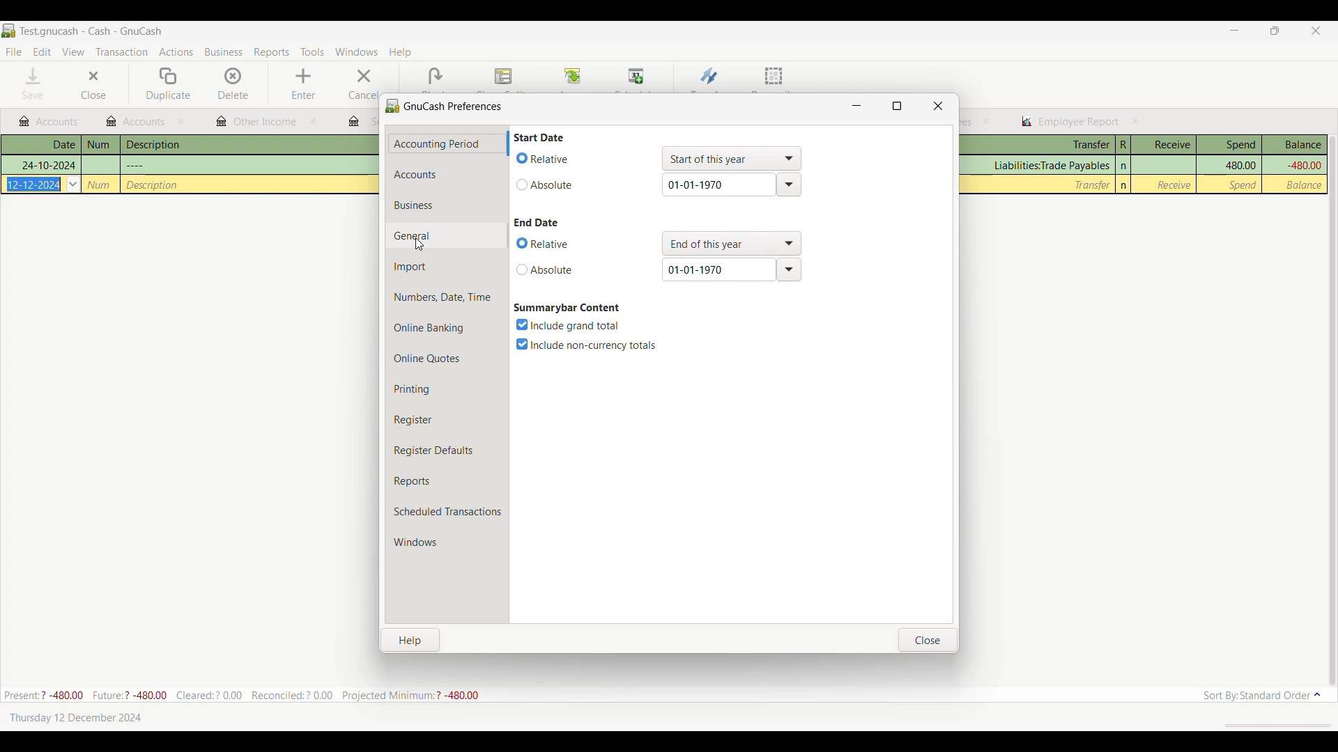  I want to click on Receive column, so click(1174, 185).